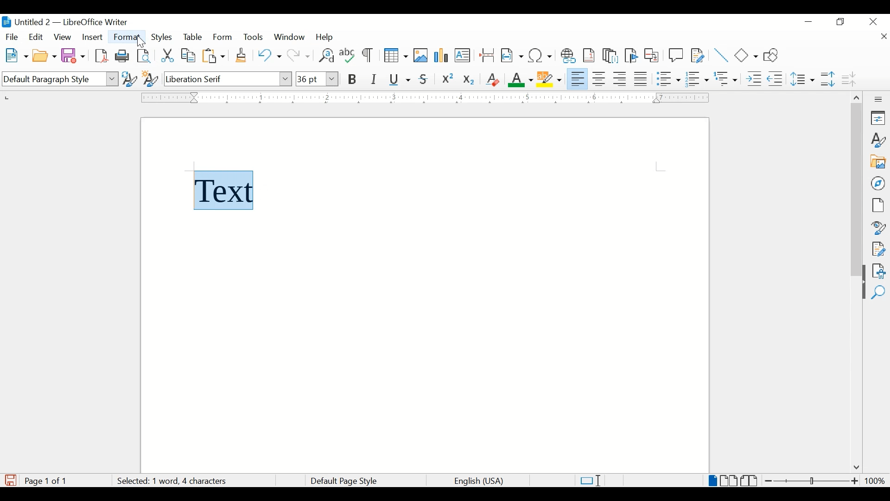 The image size is (890, 501). I want to click on print, so click(122, 55).